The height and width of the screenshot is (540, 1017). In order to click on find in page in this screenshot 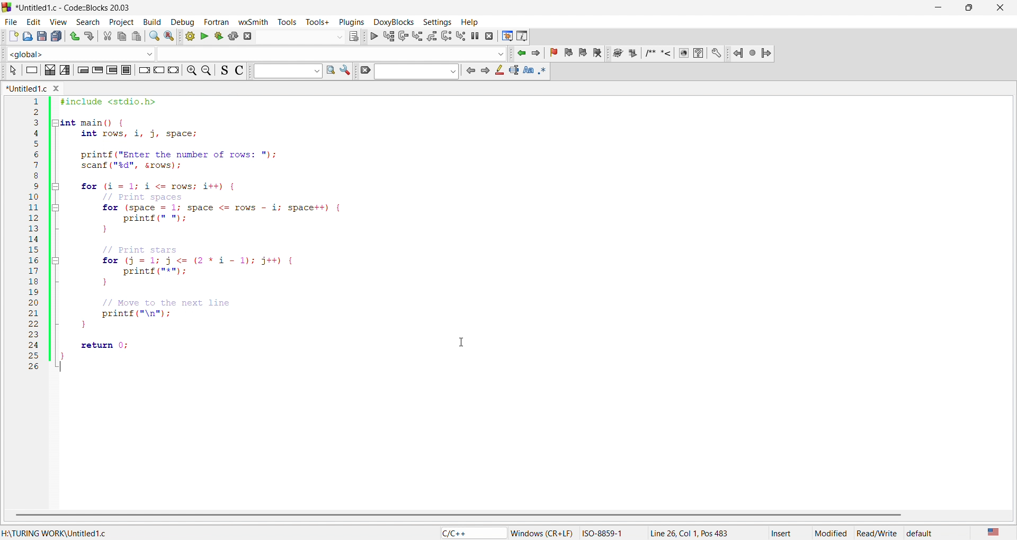, I will do `click(329, 72)`.